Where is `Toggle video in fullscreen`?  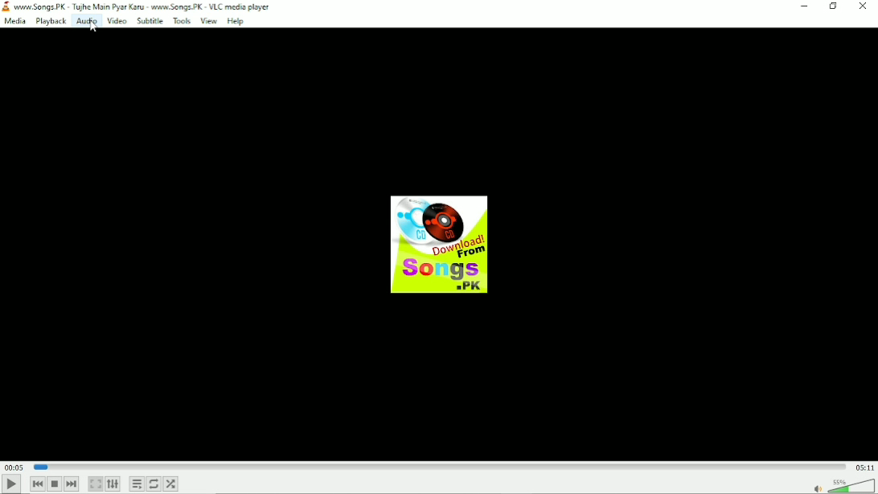
Toggle video in fullscreen is located at coordinates (95, 484).